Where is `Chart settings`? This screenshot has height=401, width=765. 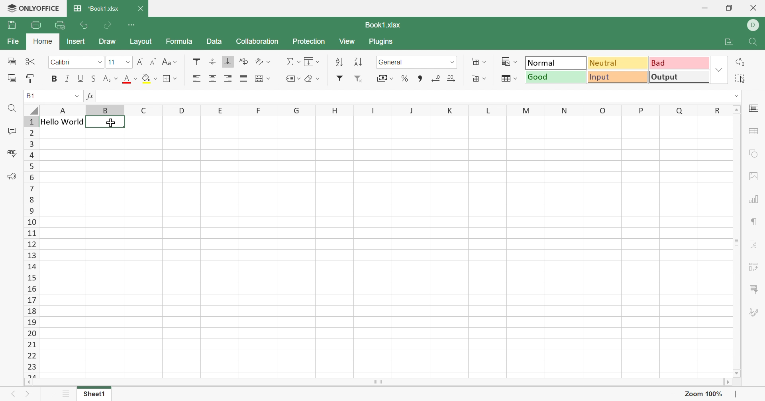 Chart settings is located at coordinates (753, 201).